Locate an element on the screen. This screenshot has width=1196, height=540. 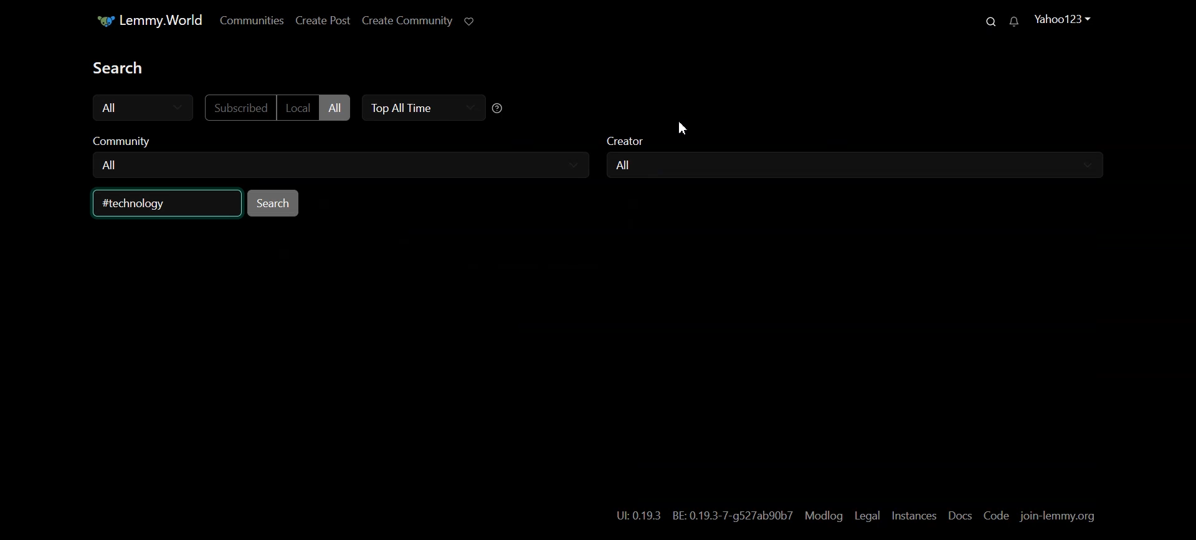
Search is located at coordinates (986, 21).